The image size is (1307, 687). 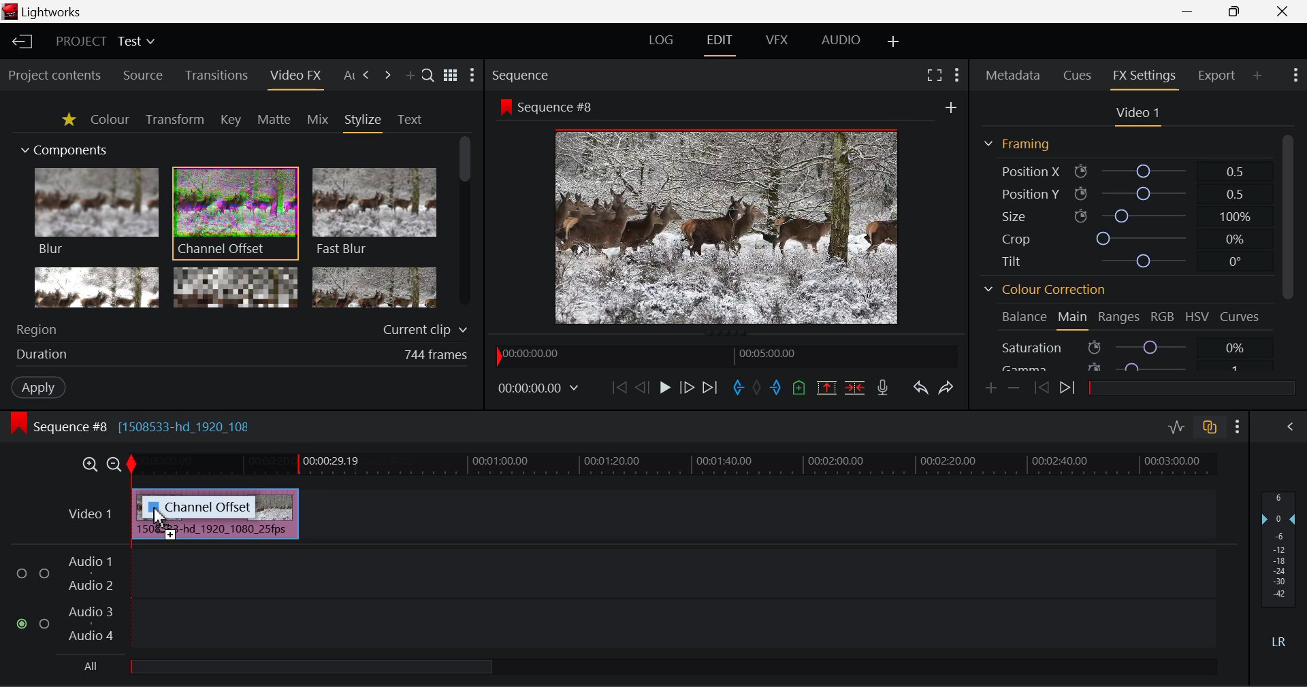 I want to click on Undo, so click(x=922, y=390).